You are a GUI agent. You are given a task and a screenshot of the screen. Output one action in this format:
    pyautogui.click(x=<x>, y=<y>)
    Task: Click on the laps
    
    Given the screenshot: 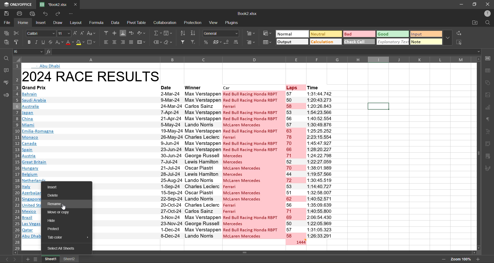 What is the action you would take?
    pyautogui.click(x=295, y=87)
    